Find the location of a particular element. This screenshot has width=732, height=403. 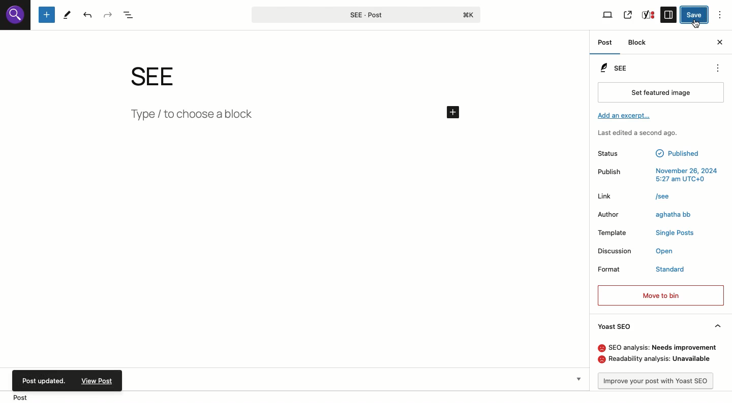

View post is located at coordinates (629, 14).